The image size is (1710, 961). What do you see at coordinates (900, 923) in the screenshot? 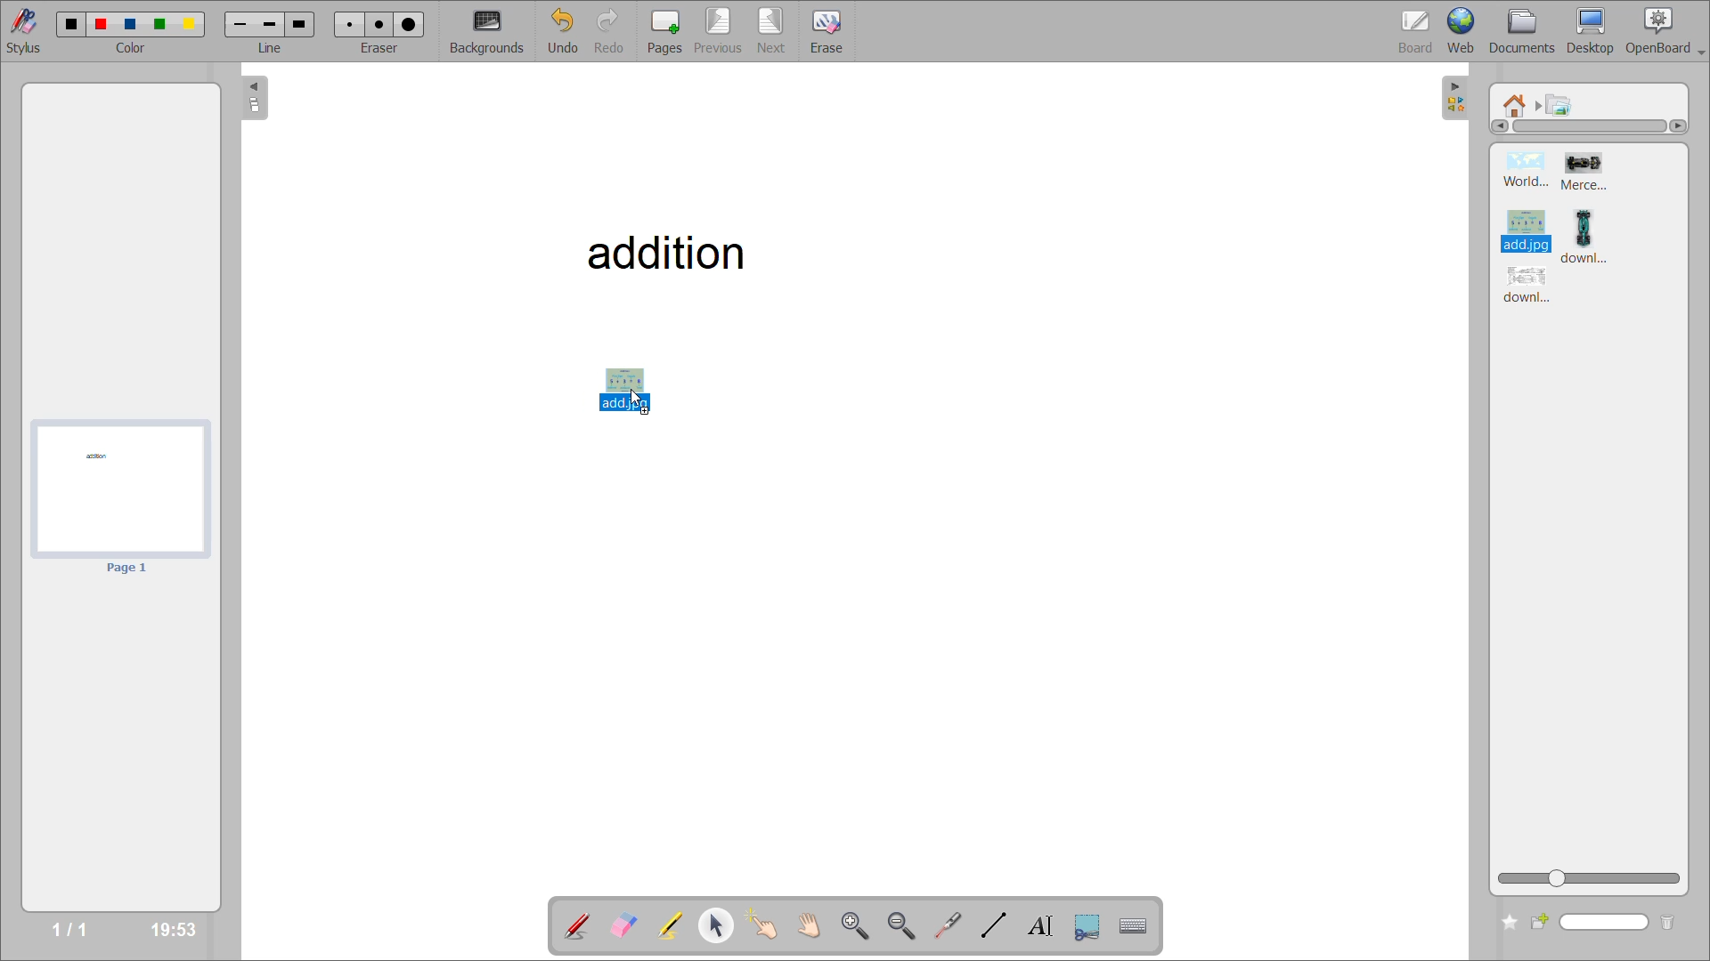
I see `zoom out` at bounding box center [900, 923].